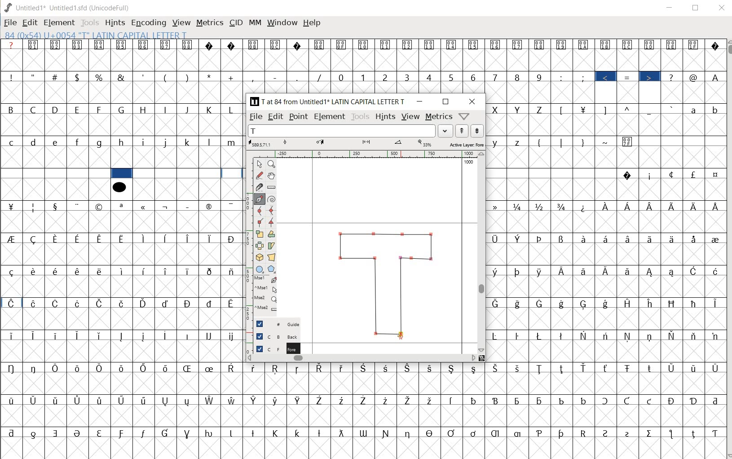  What do you see at coordinates (650, 238) in the screenshot?
I see `Symbol` at bounding box center [650, 238].